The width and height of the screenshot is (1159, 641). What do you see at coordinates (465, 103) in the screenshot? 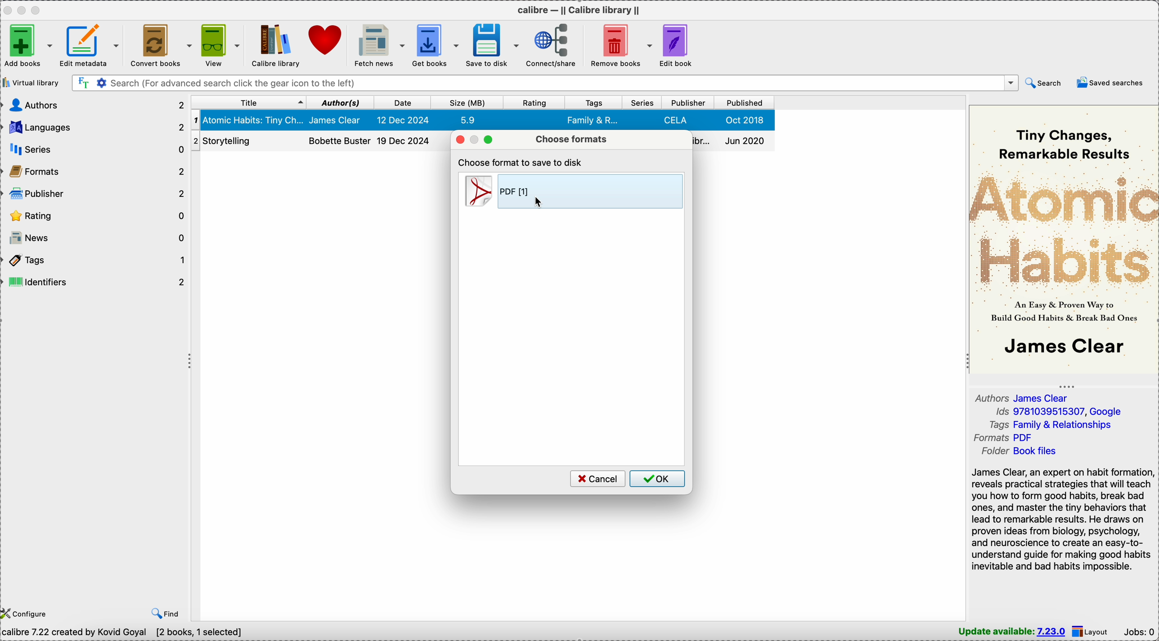
I see `size` at bounding box center [465, 103].